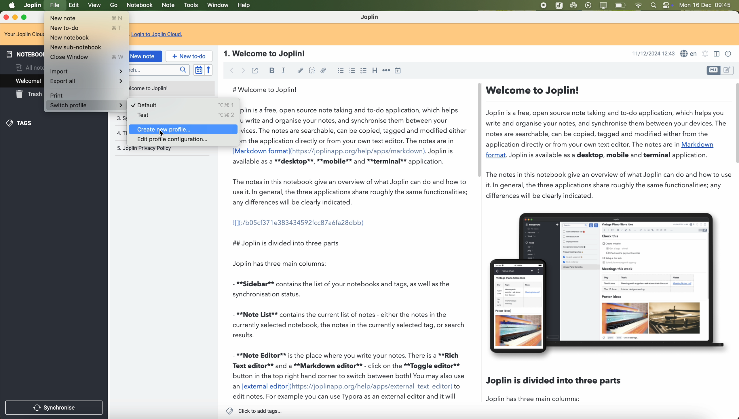 Image resolution: width=739 pixels, height=419 pixels. I want to click on heading, so click(375, 70).